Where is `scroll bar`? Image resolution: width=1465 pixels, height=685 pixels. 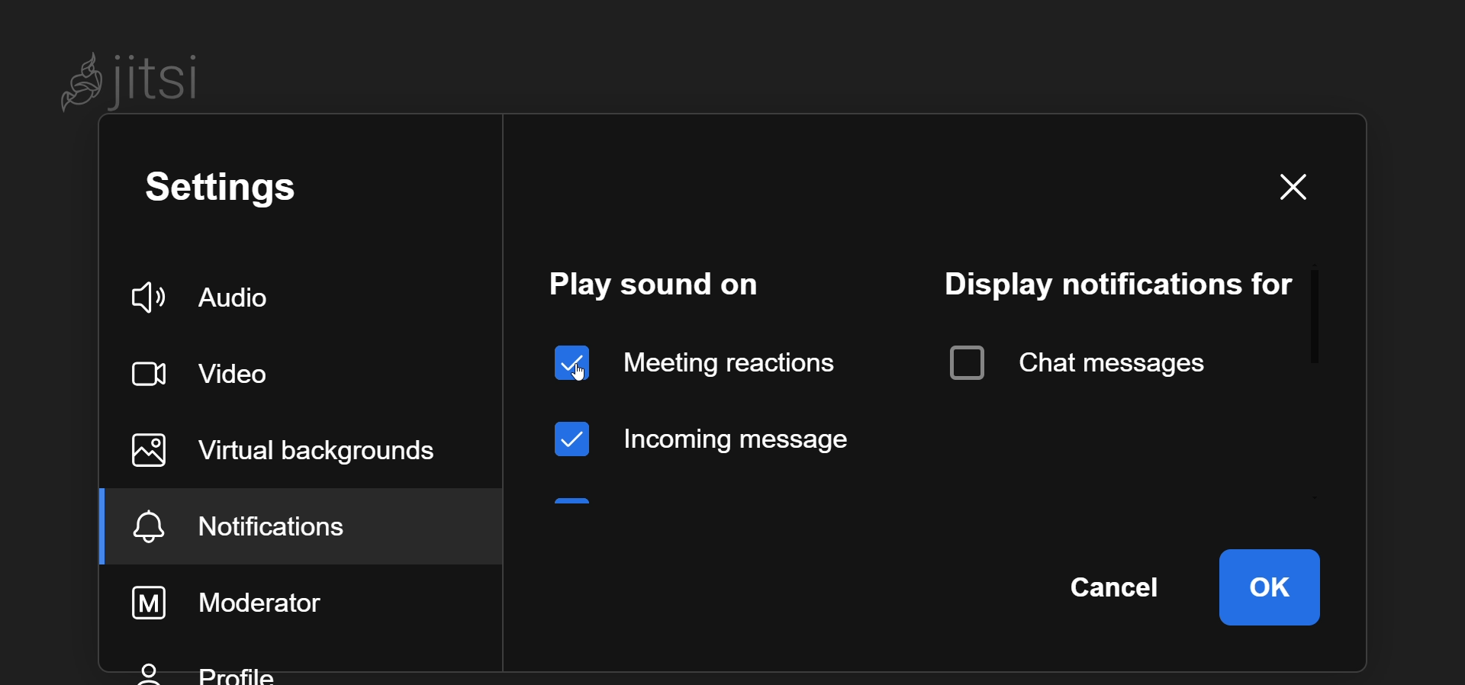 scroll bar is located at coordinates (1322, 318).